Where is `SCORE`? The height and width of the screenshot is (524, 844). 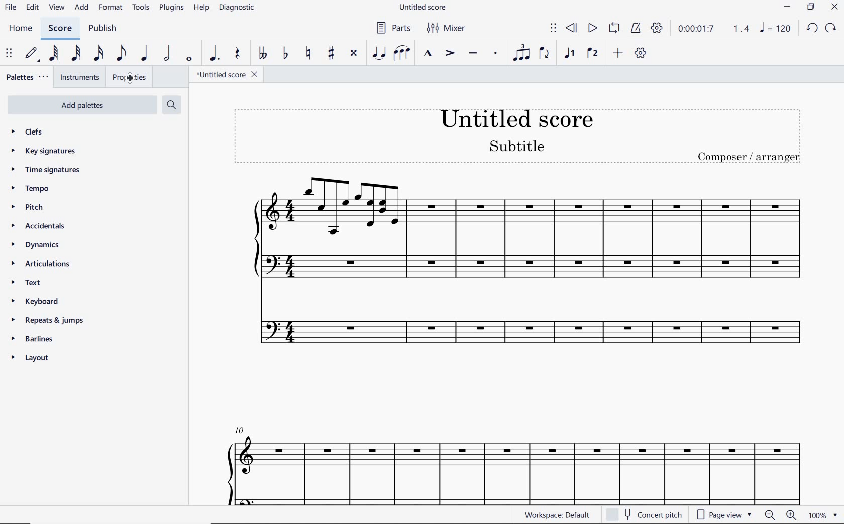
SCORE is located at coordinates (60, 29).